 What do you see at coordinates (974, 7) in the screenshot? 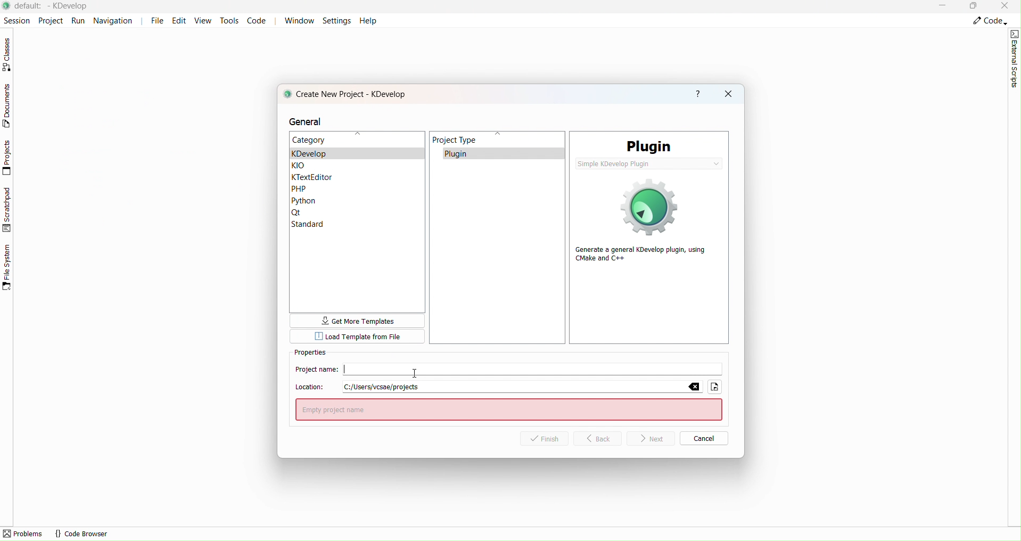
I see `Box` at bounding box center [974, 7].